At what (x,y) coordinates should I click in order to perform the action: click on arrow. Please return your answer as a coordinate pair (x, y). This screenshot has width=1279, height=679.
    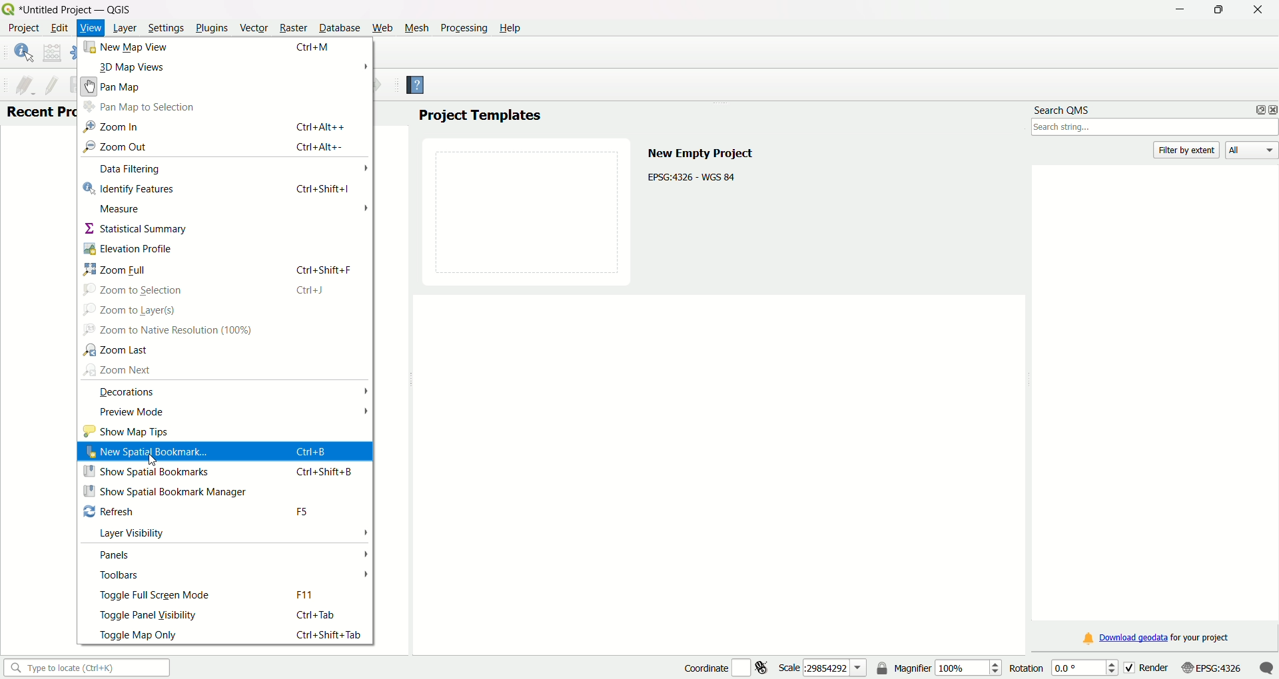
    Looking at the image, I should click on (362, 168).